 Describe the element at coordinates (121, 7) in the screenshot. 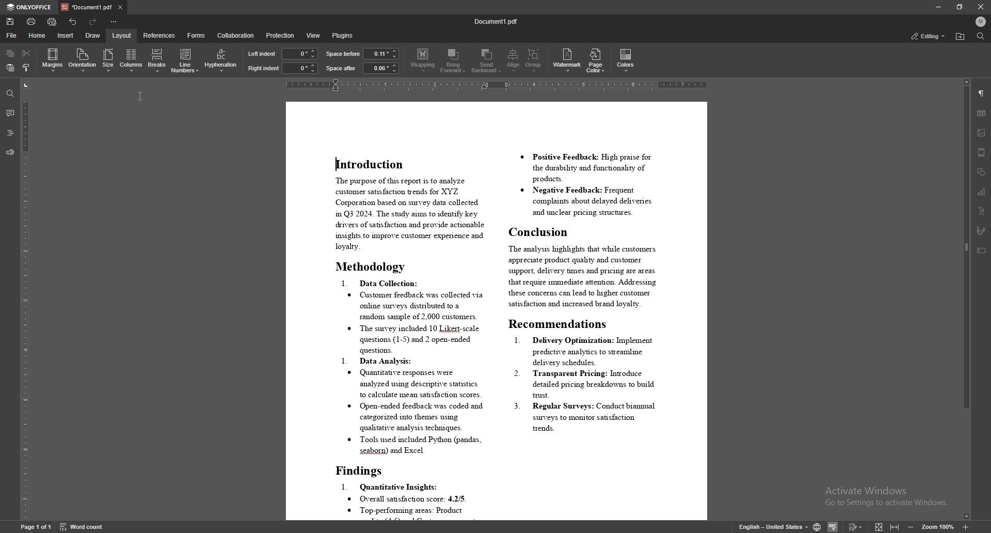

I see `close tab` at that location.